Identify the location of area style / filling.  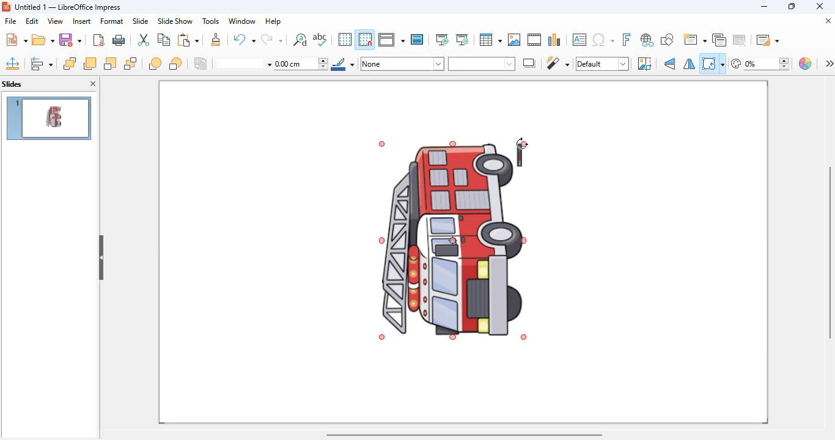
(482, 64).